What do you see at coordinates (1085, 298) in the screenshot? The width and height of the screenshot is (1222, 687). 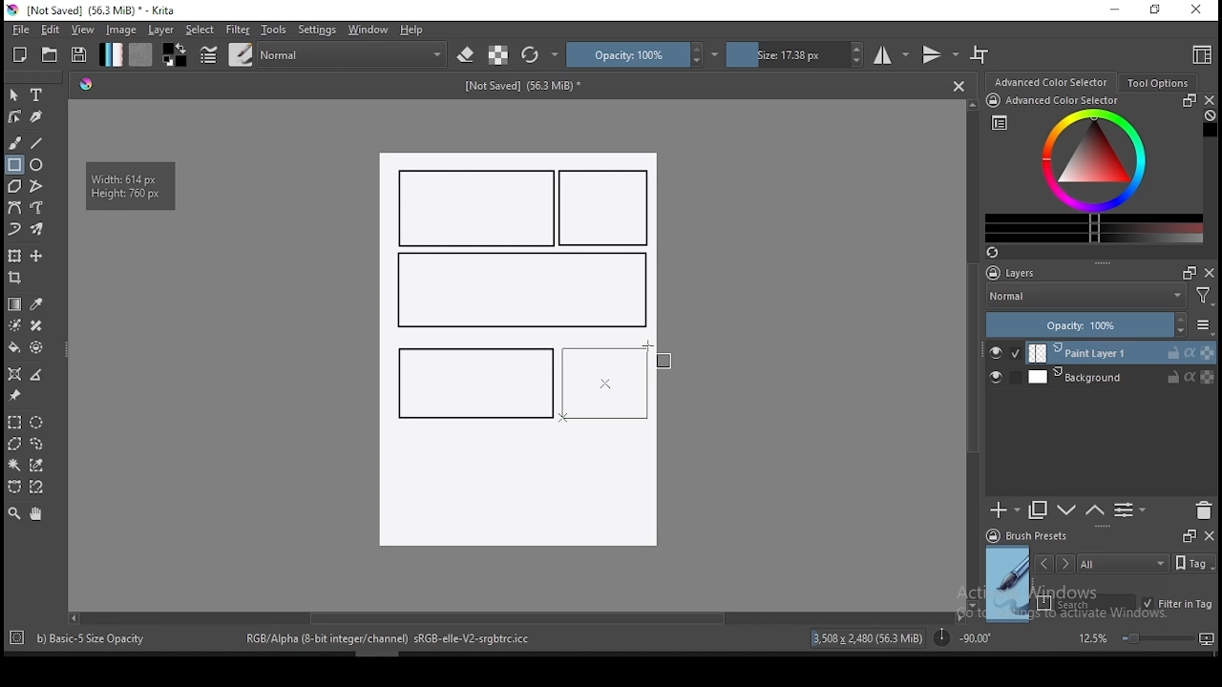 I see `blending mode` at bounding box center [1085, 298].